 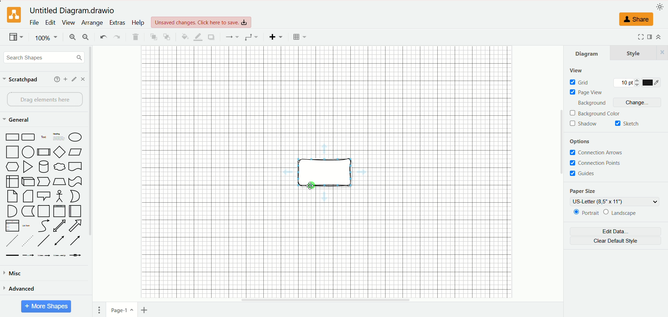 I want to click on background color, so click(x=596, y=113).